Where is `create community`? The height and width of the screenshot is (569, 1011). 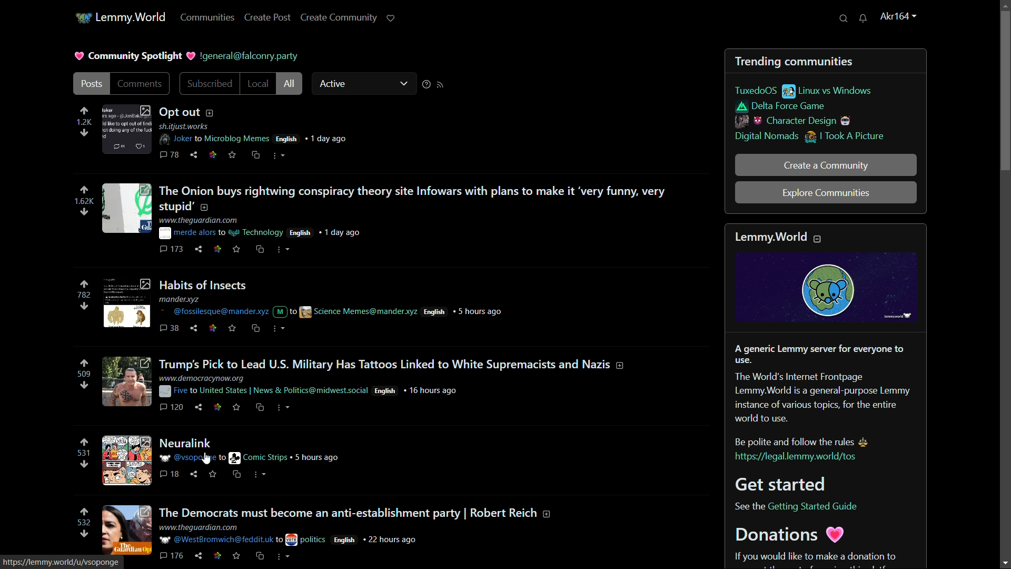
create community is located at coordinates (339, 18).